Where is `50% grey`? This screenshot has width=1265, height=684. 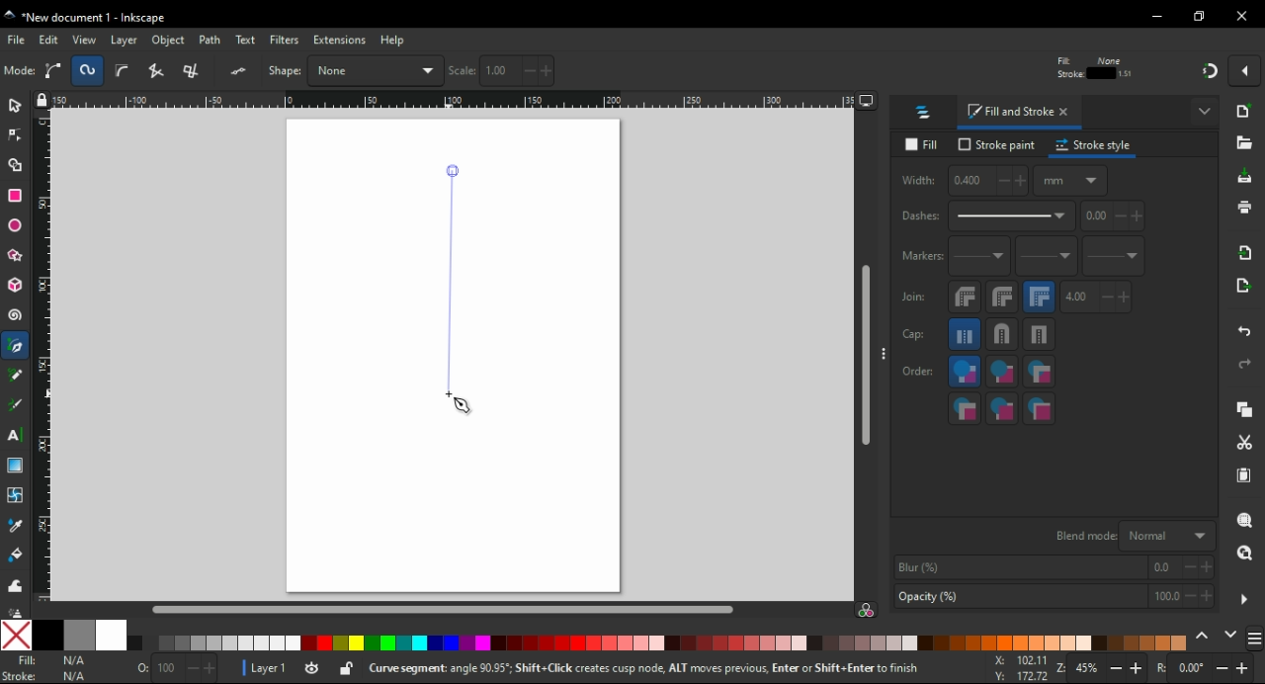
50% grey is located at coordinates (78, 635).